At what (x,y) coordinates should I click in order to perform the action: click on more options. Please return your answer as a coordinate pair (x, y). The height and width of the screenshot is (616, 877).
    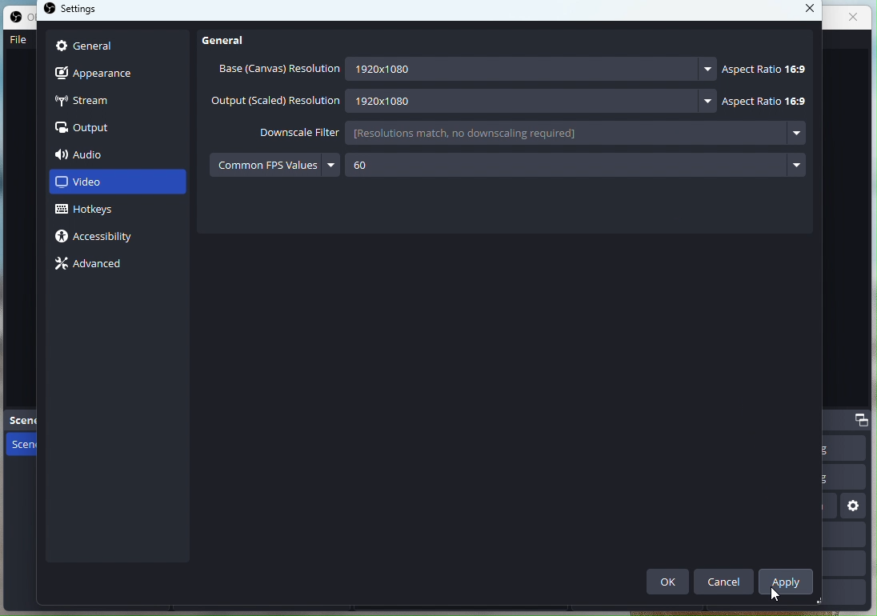
    Looking at the image, I should click on (797, 170).